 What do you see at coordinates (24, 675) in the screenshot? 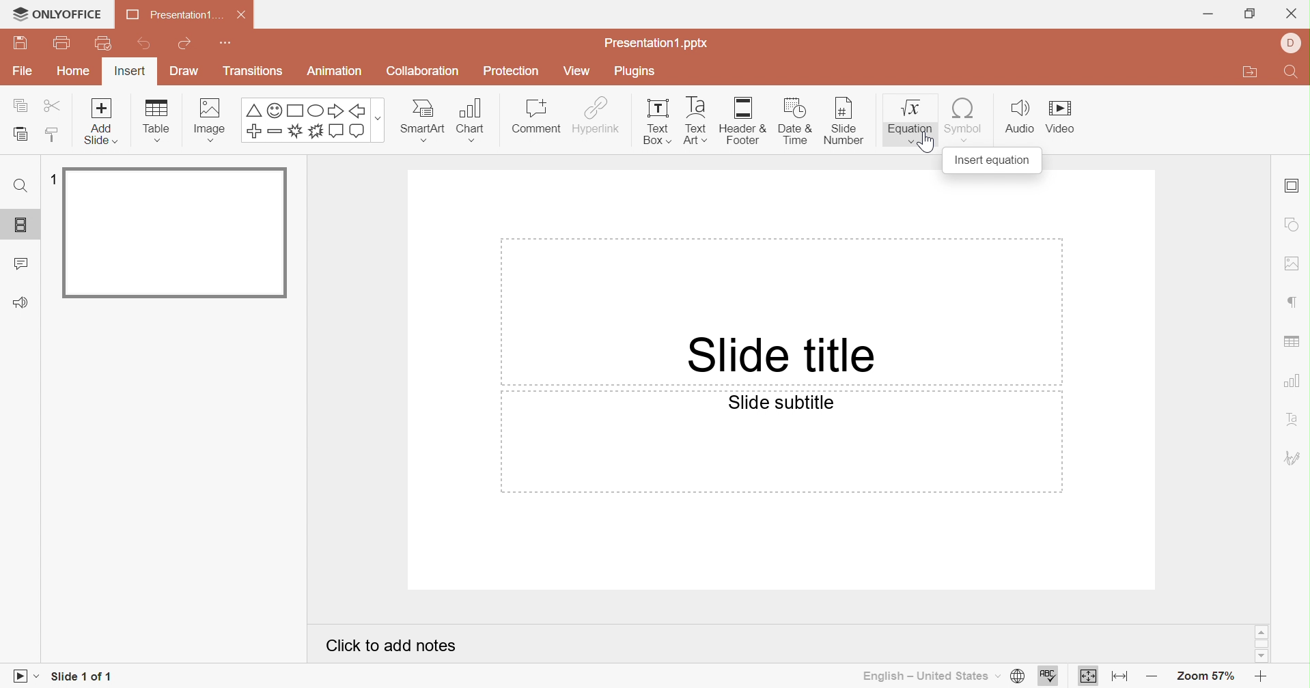
I see `Start slideshow` at bounding box center [24, 675].